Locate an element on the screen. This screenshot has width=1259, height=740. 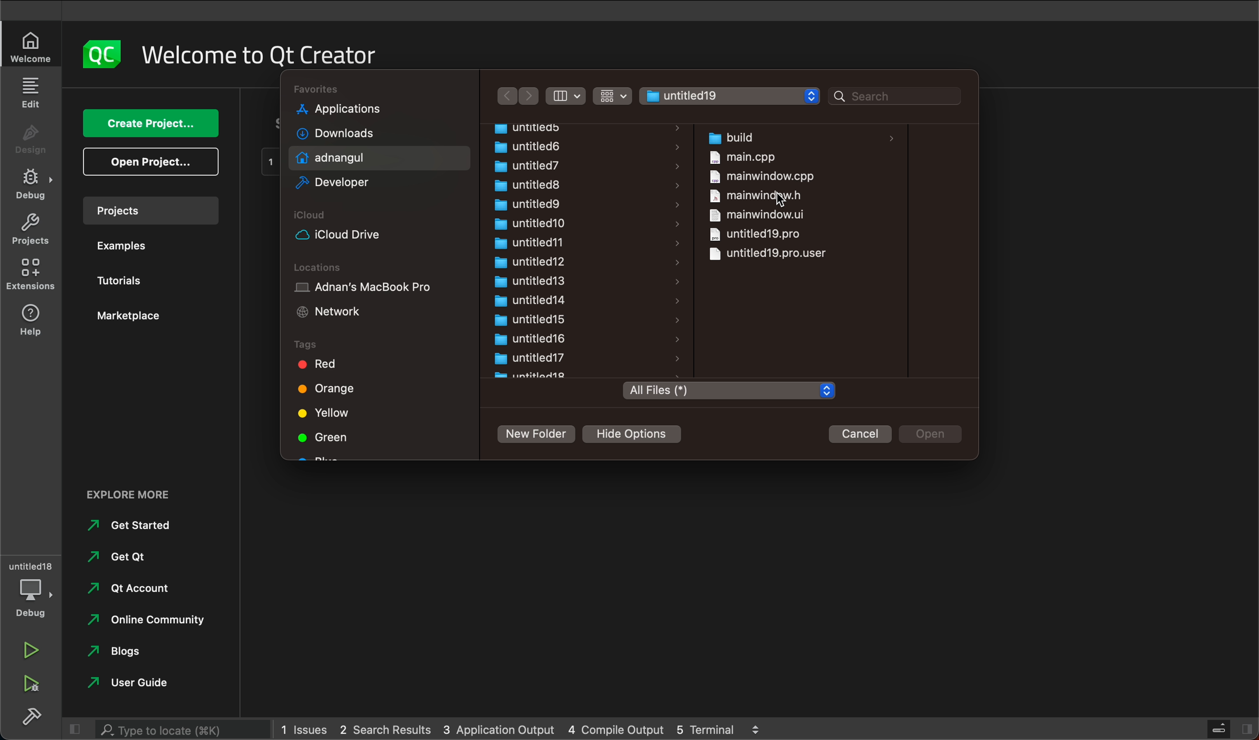
close slidebar is located at coordinates (75, 728).